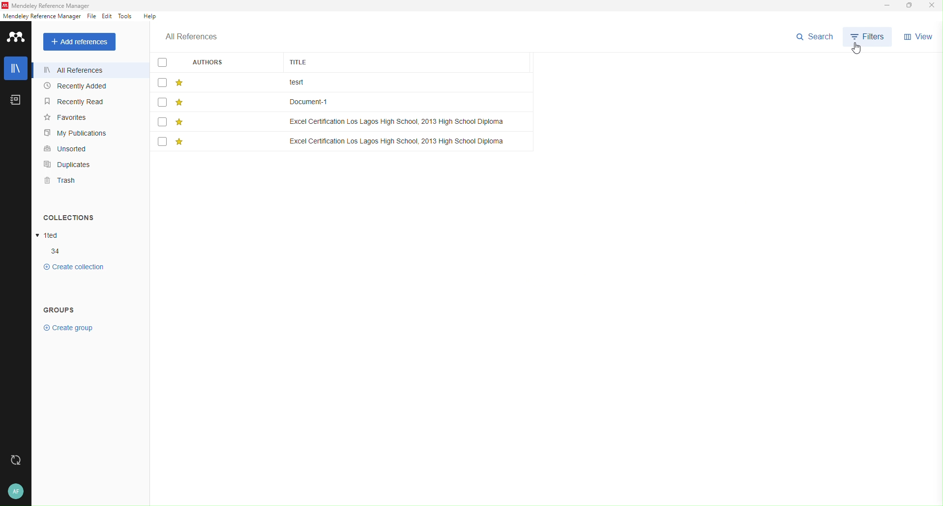  I want to click on groups, so click(74, 327).